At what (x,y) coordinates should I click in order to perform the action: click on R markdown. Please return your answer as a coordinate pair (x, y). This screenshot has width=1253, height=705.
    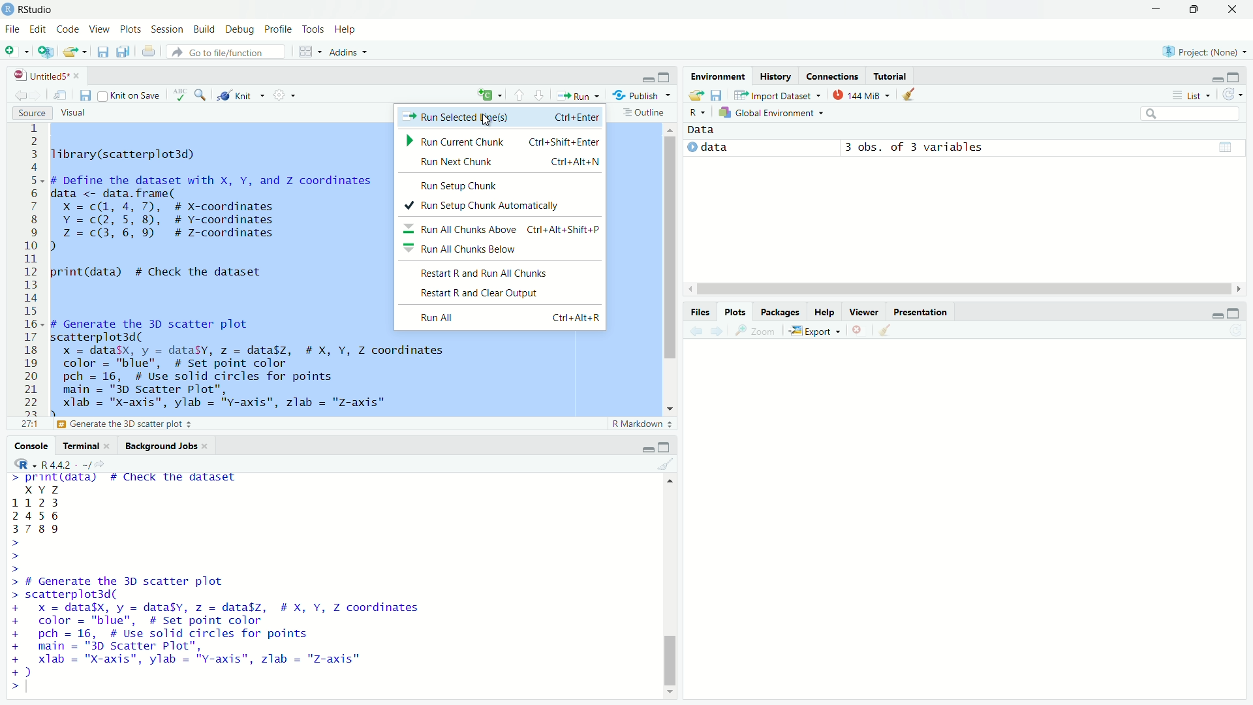
    Looking at the image, I should click on (642, 424).